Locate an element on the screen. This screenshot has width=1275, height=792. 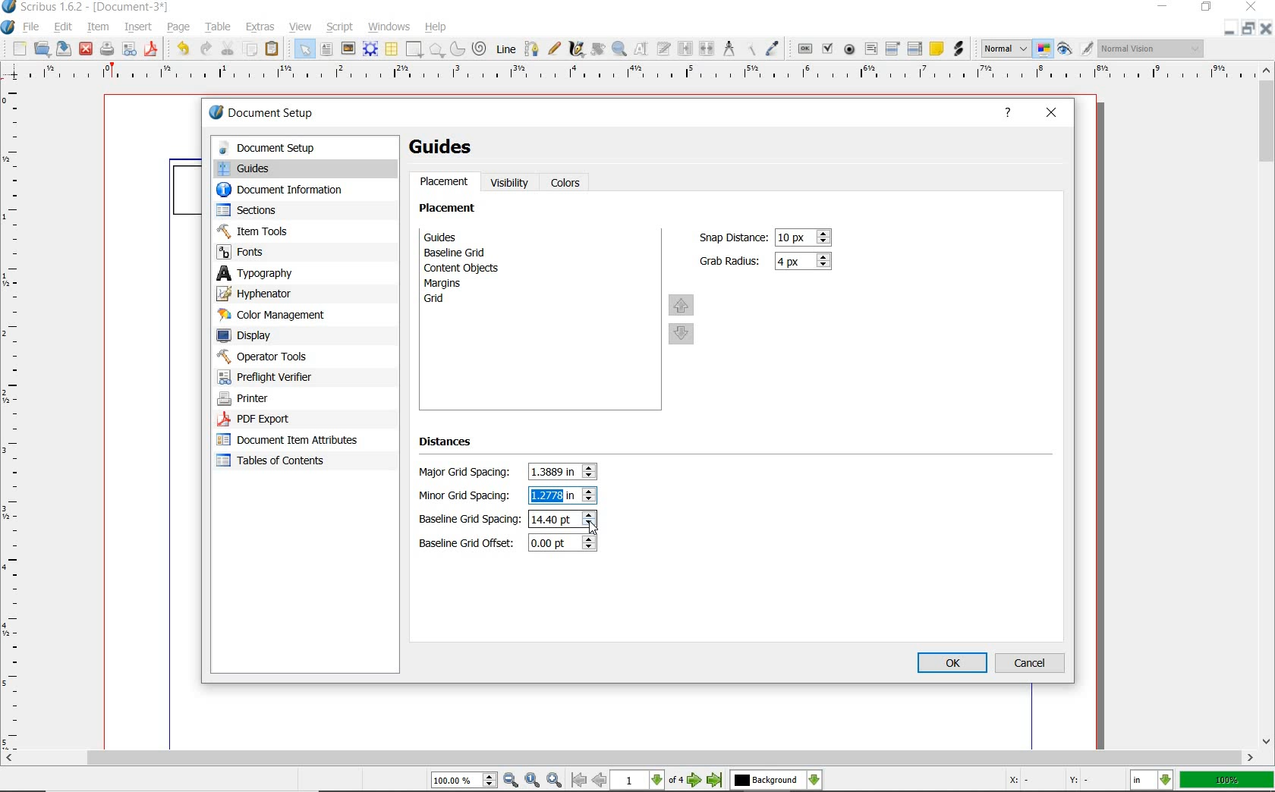
shape is located at coordinates (415, 50).